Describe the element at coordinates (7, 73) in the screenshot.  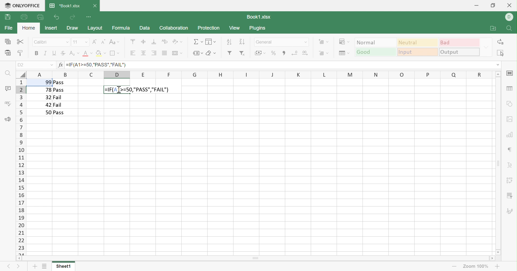
I see `Find` at that location.